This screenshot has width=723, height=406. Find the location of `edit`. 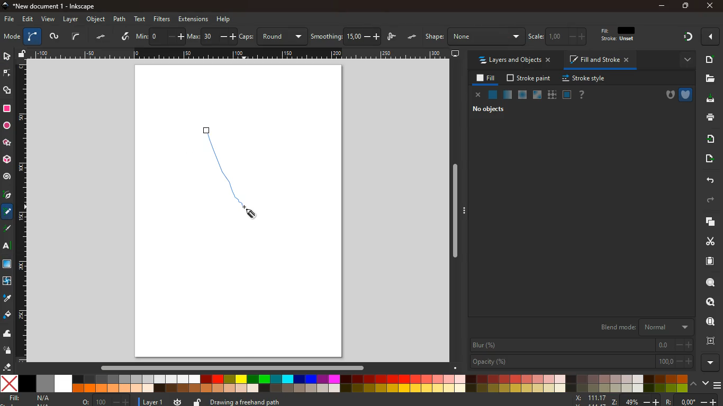

edit is located at coordinates (29, 19).